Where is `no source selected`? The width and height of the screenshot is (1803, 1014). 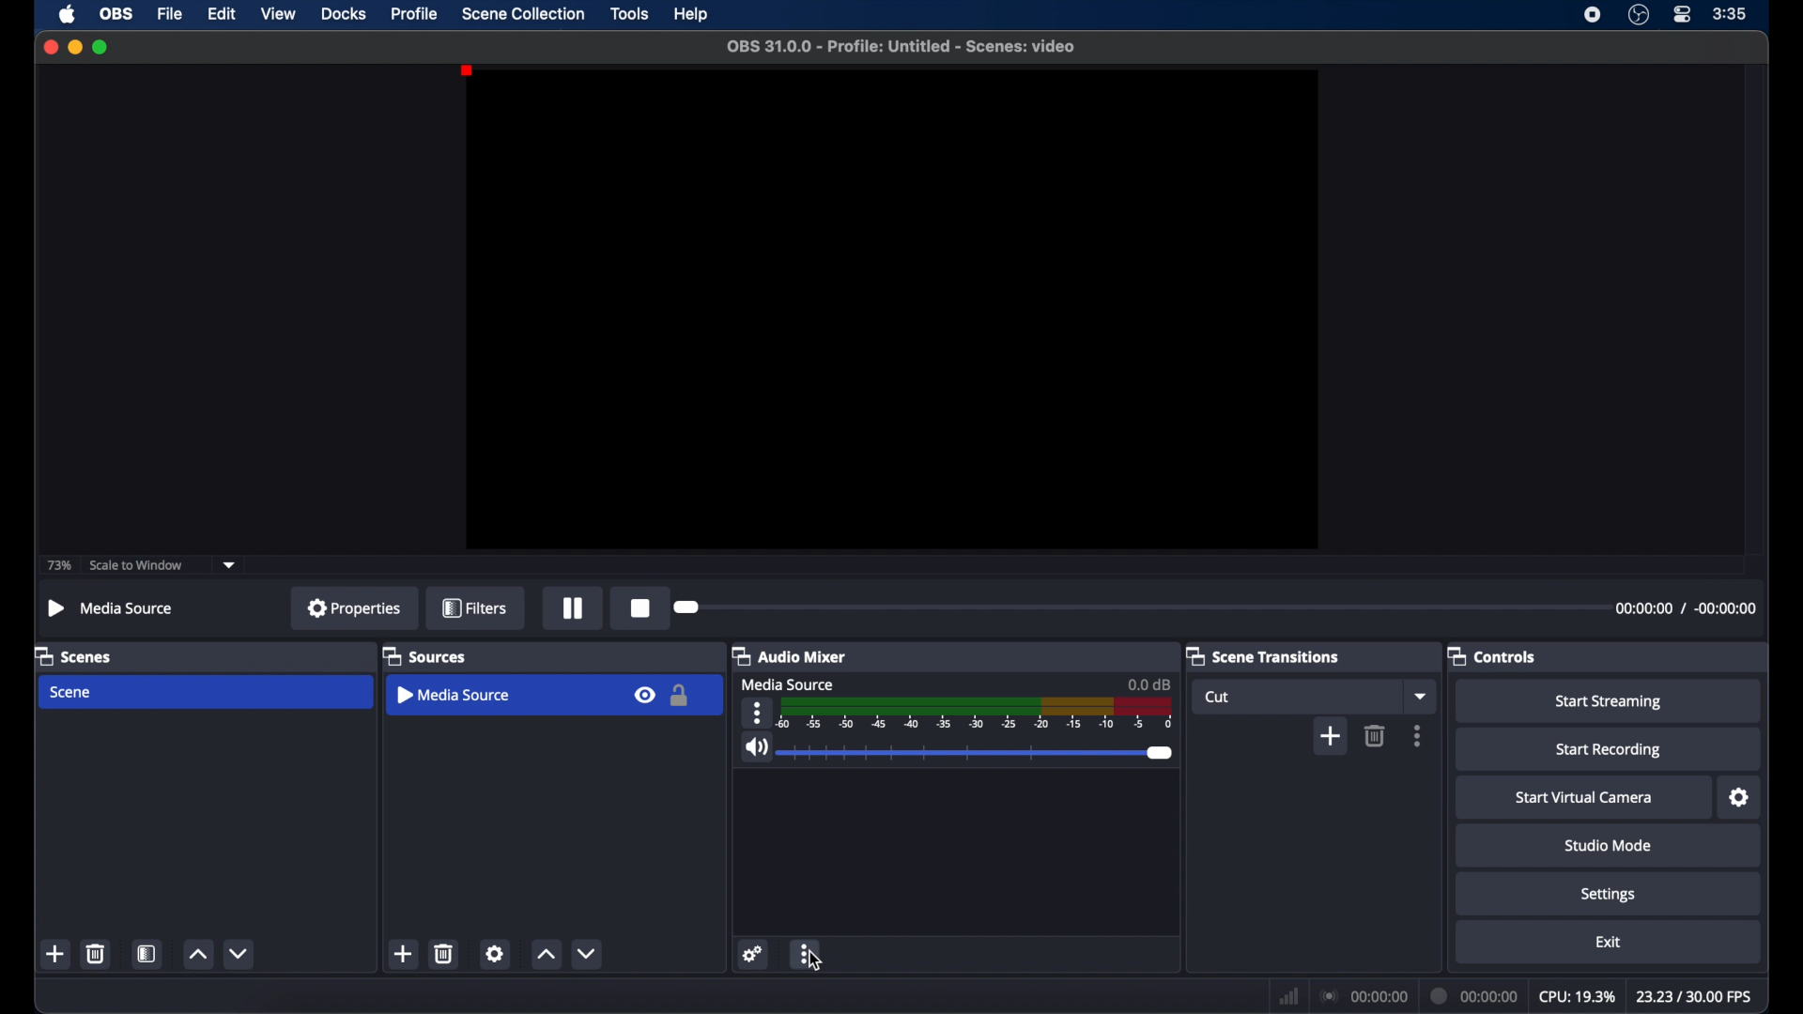 no source selected is located at coordinates (112, 609).